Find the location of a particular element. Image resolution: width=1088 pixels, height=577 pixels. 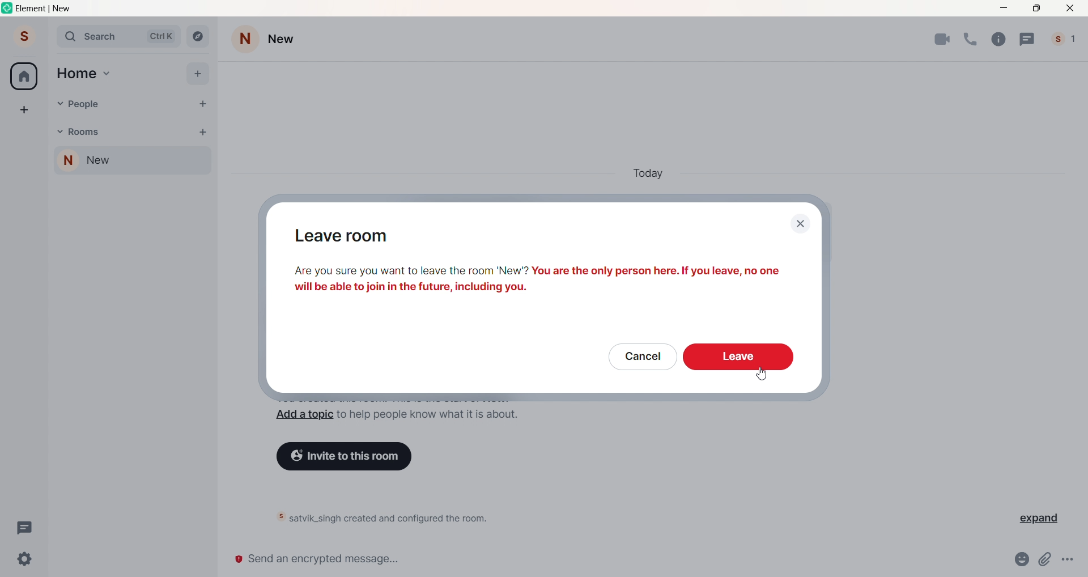

more options is located at coordinates (1070, 559).